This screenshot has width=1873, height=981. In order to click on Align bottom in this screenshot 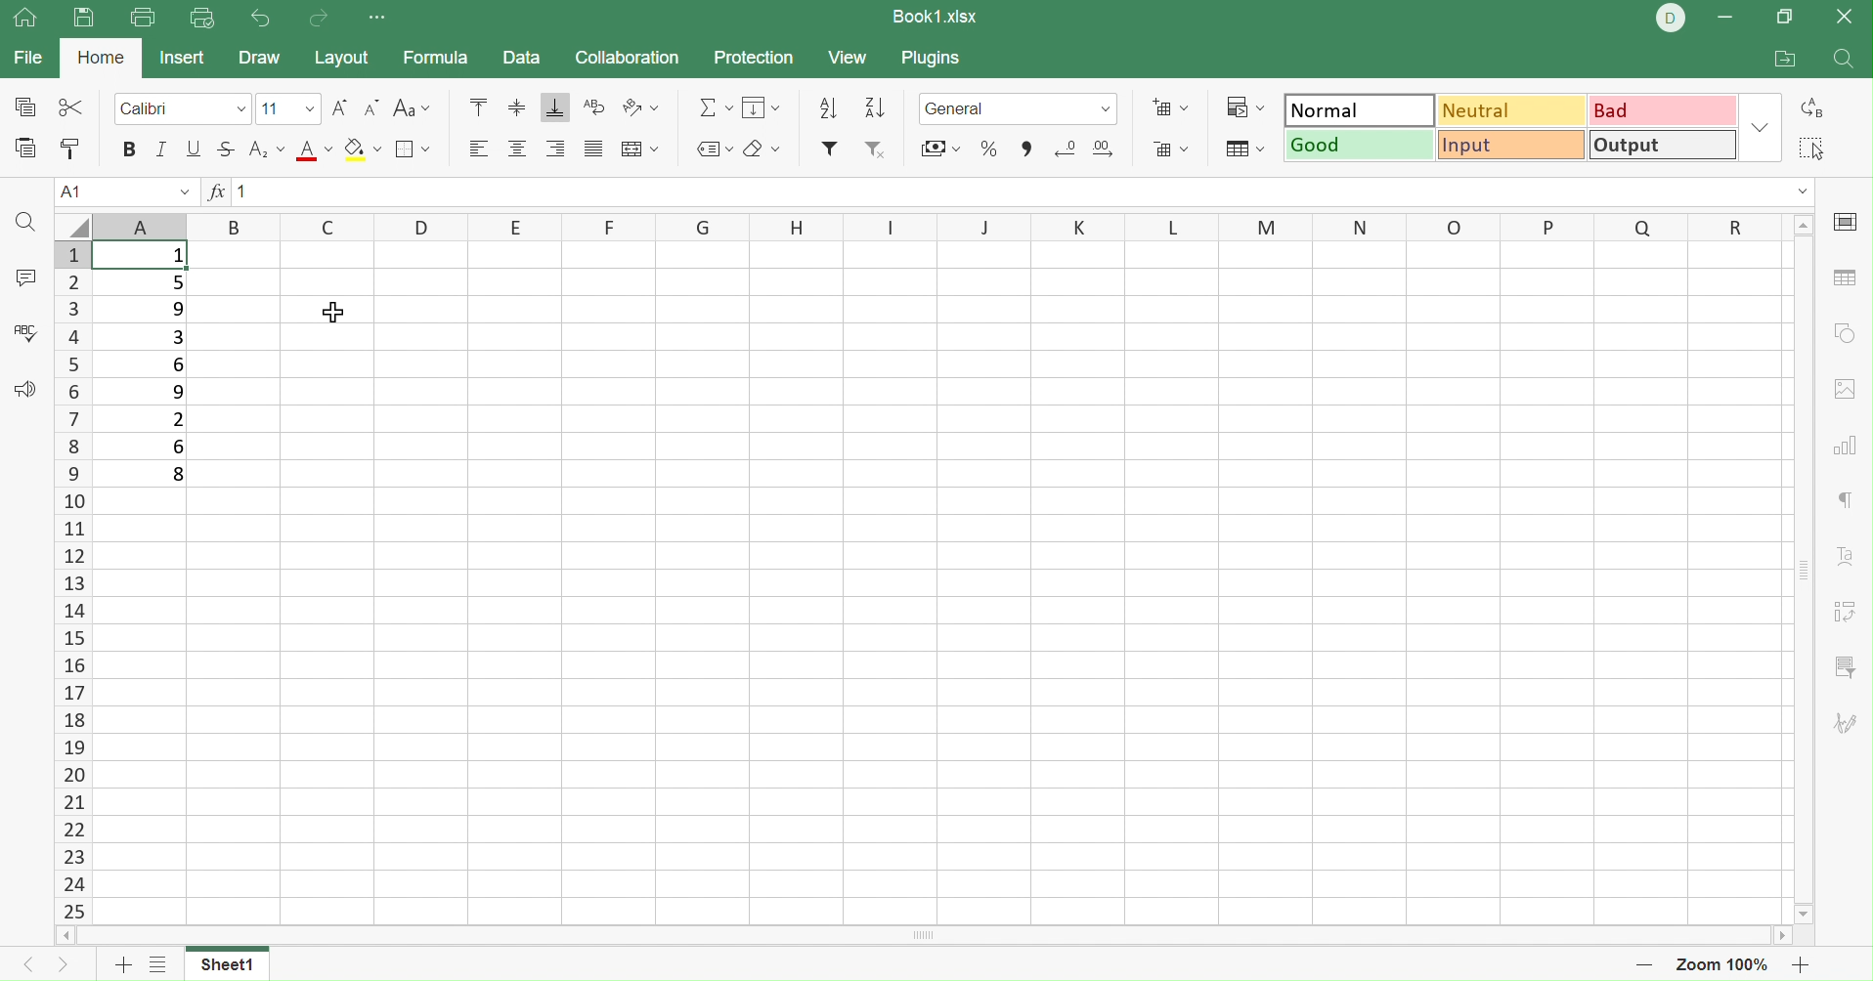, I will do `click(556, 106)`.